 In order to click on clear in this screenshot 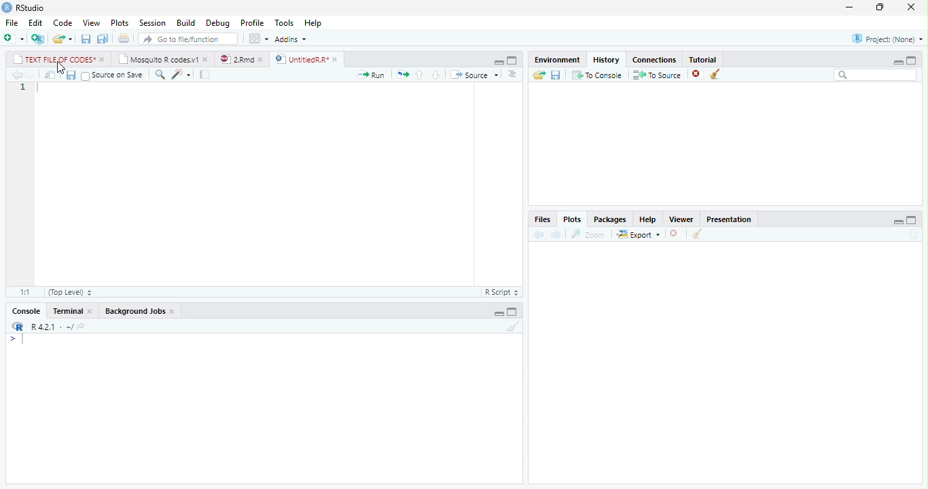, I will do `click(715, 74)`.